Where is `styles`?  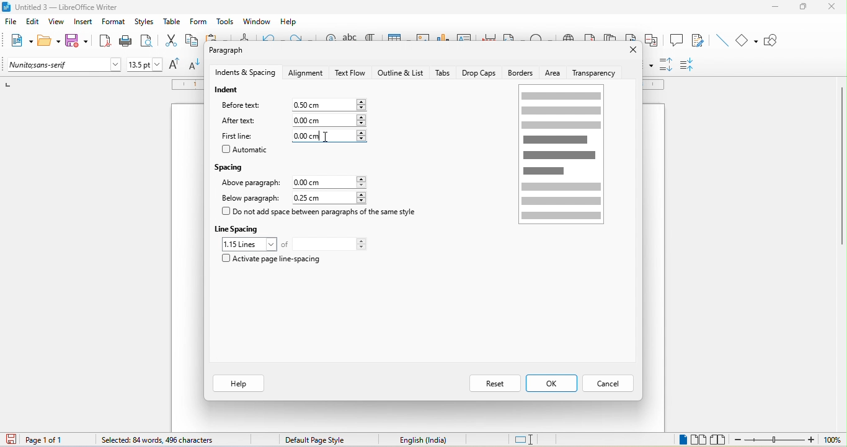
styles is located at coordinates (145, 22).